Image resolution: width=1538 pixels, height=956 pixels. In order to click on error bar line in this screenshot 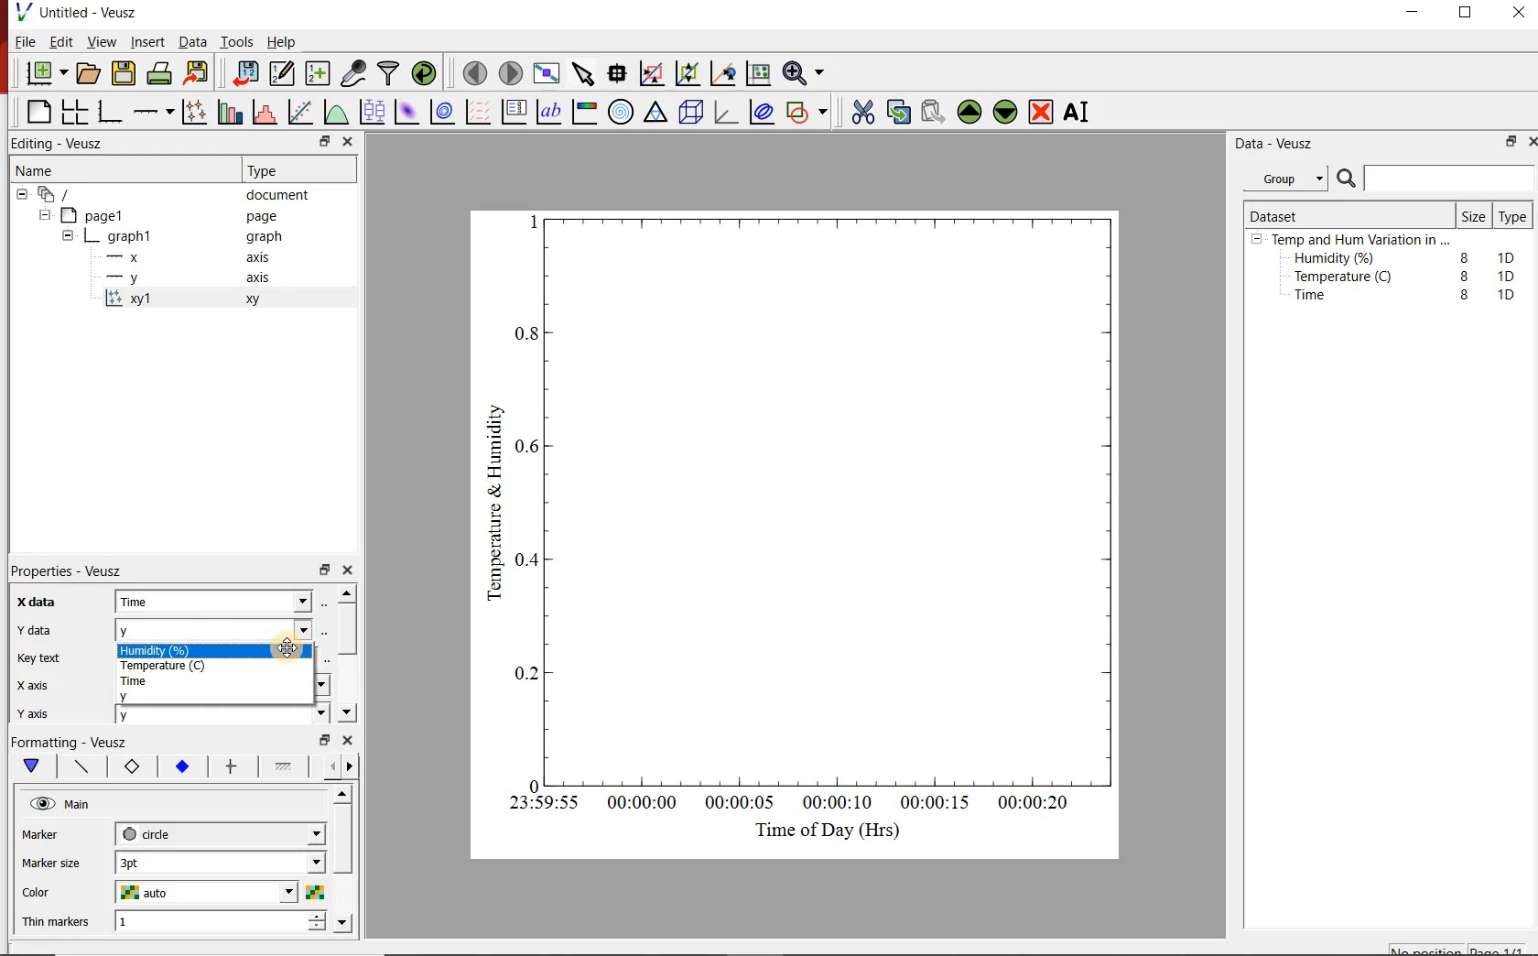, I will do `click(232, 766)`.